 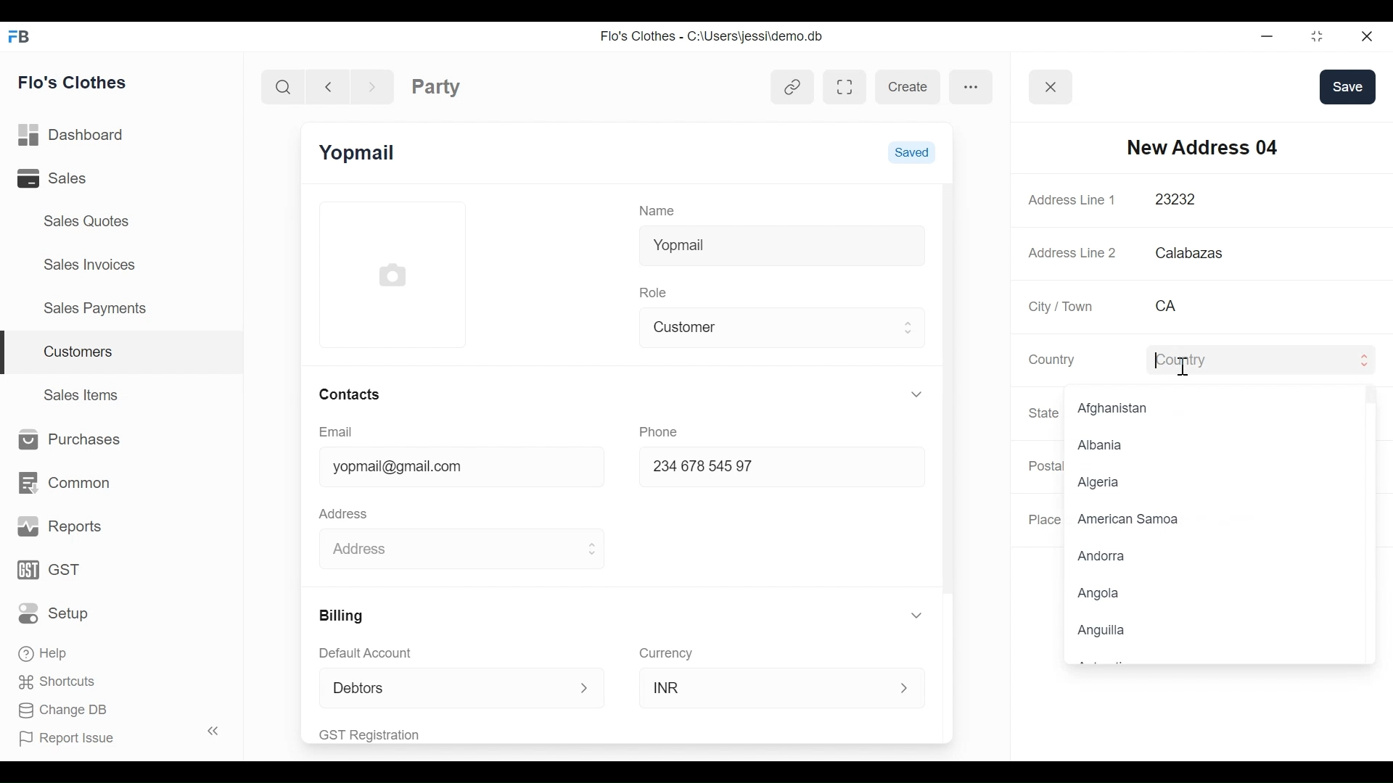 I want to click on Default Account, so click(x=375, y=652).